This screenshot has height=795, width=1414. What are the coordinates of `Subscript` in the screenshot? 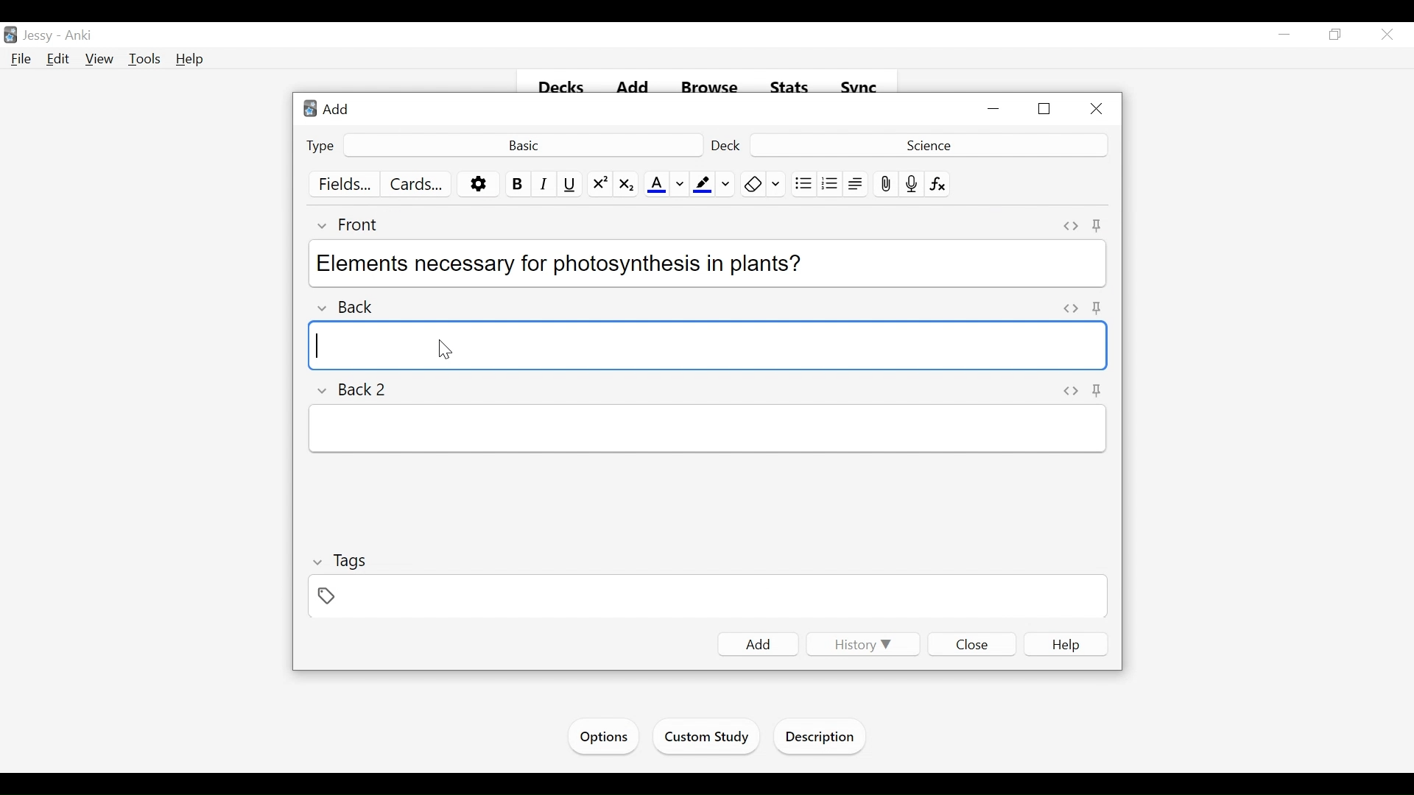 It's located at (625, 185).